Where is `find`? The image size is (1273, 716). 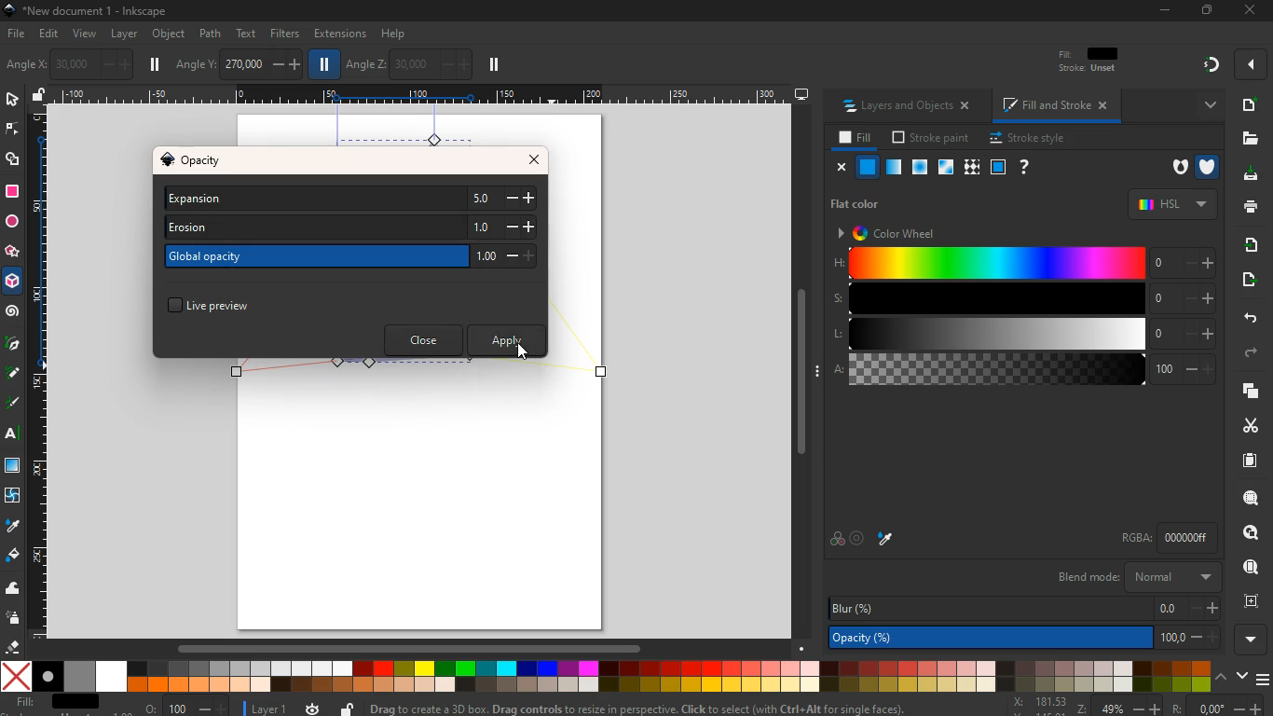
find is located at coordinates (1252, 532).